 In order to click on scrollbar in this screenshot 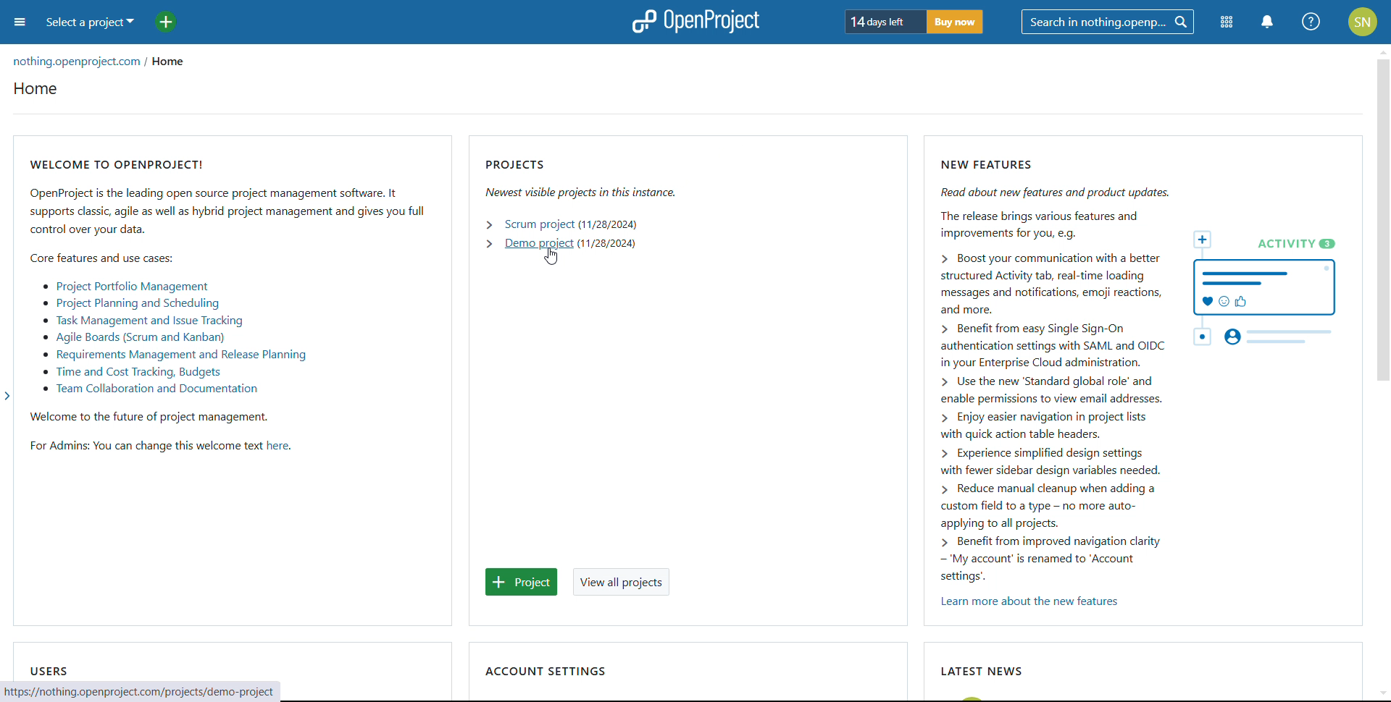, I will do `click(1382, 220)`.